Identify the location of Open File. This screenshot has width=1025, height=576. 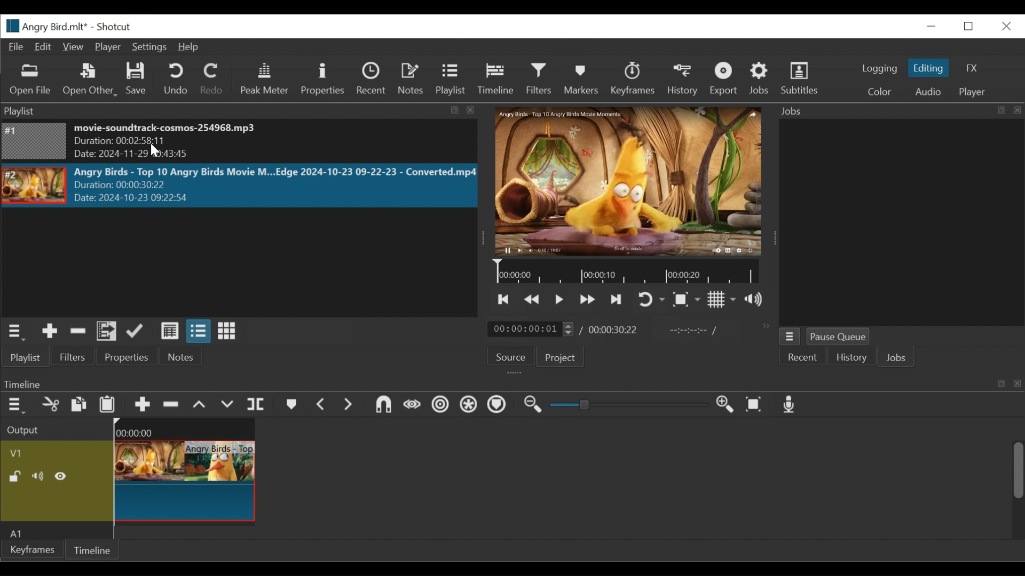
(28, 80).